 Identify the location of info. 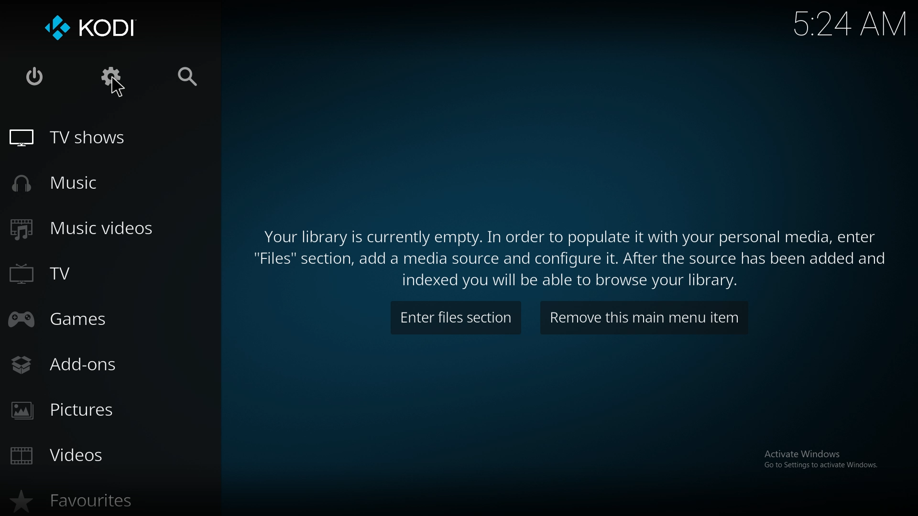
(575, 256).